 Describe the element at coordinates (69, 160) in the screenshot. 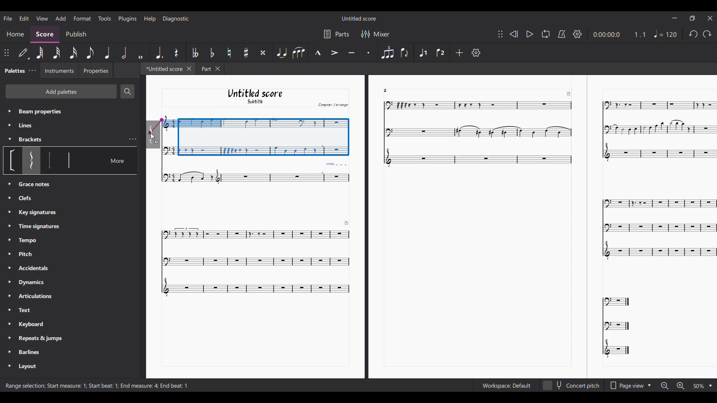

I see `Option under bracket section` at that location.